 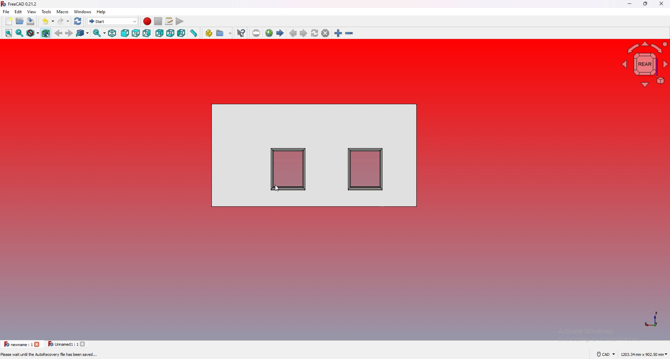 I want to click on cursor, so click(x=278, y=188).